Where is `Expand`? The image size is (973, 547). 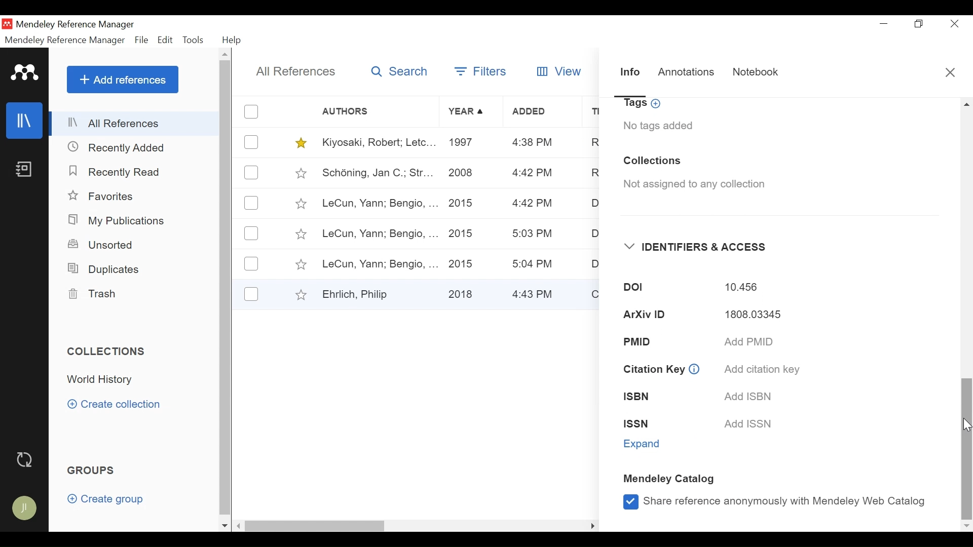 Expand is located at coordinates (644, 444).